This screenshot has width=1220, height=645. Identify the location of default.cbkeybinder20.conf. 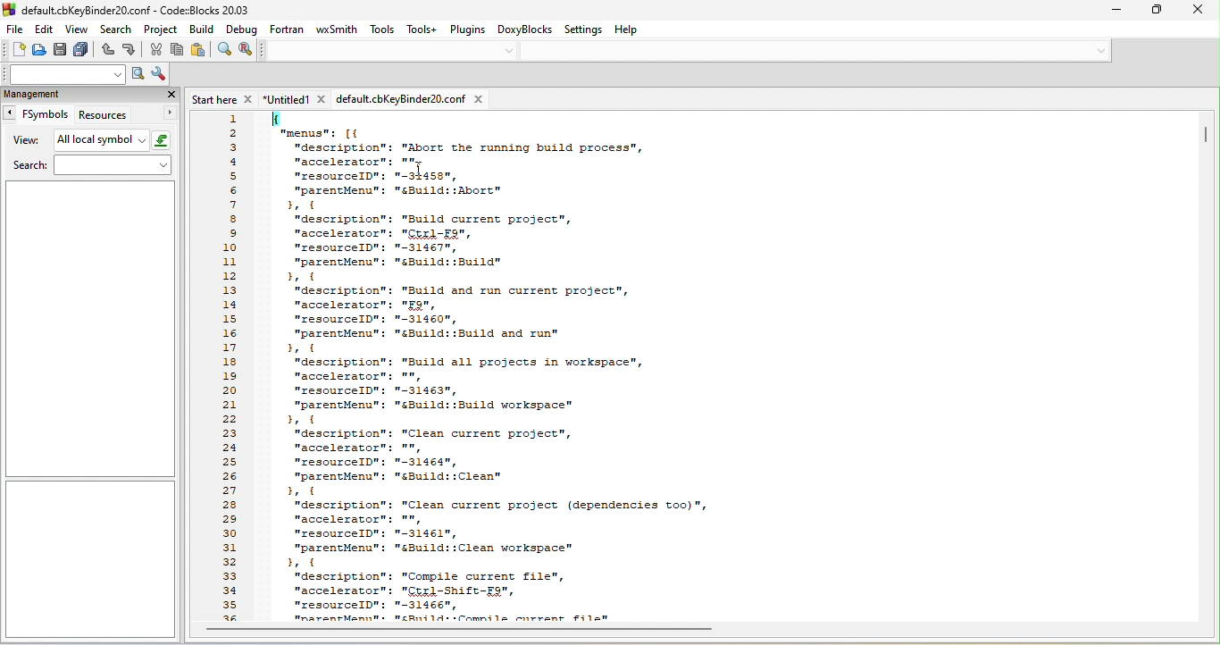
(410, 98).